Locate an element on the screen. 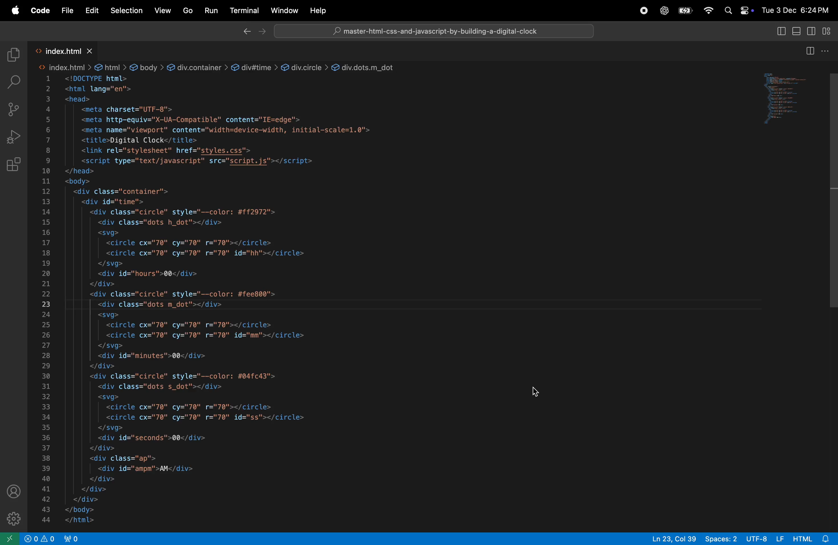 This screenshot has width=838, height=545. run debug is located at coordinates (12, 137).